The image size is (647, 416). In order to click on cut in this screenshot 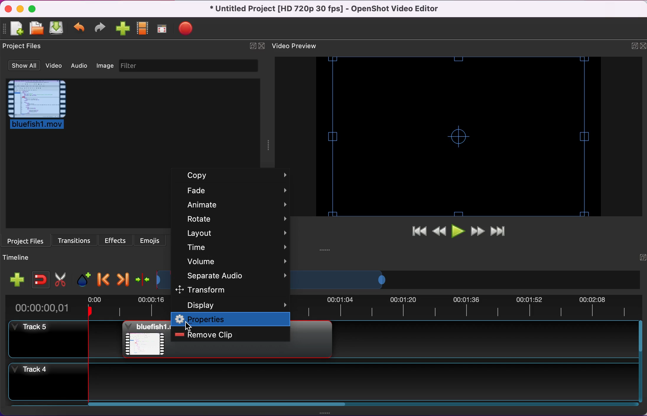, I will do `click(63, 279)`.